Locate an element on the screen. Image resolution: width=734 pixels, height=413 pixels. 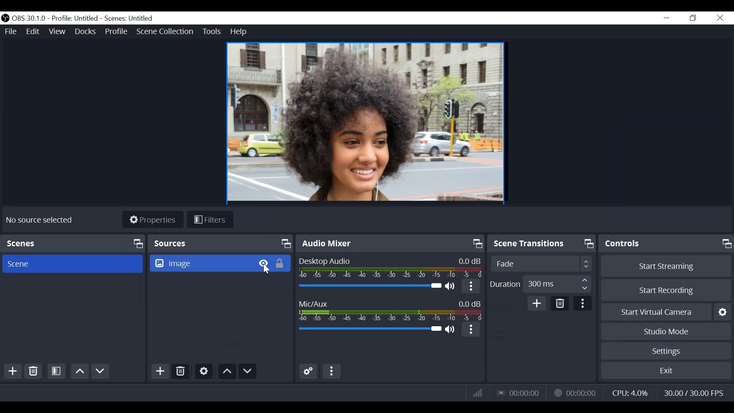
(un)Lock is located at coordinates (282, 263).